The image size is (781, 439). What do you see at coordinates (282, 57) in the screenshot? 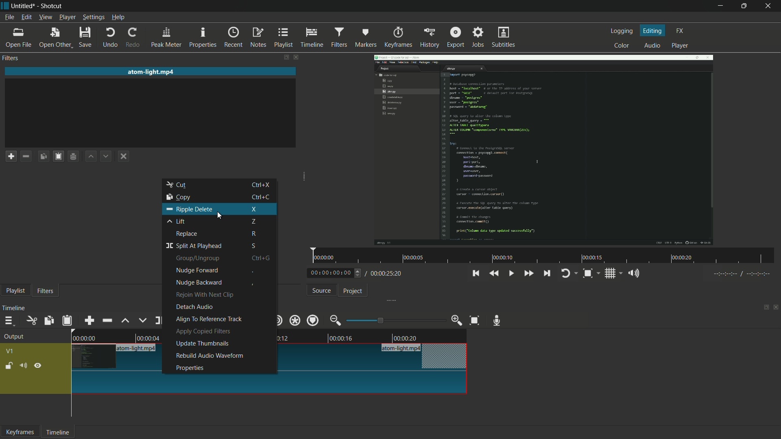
I see `change layout` at bounding box center [282, 57].